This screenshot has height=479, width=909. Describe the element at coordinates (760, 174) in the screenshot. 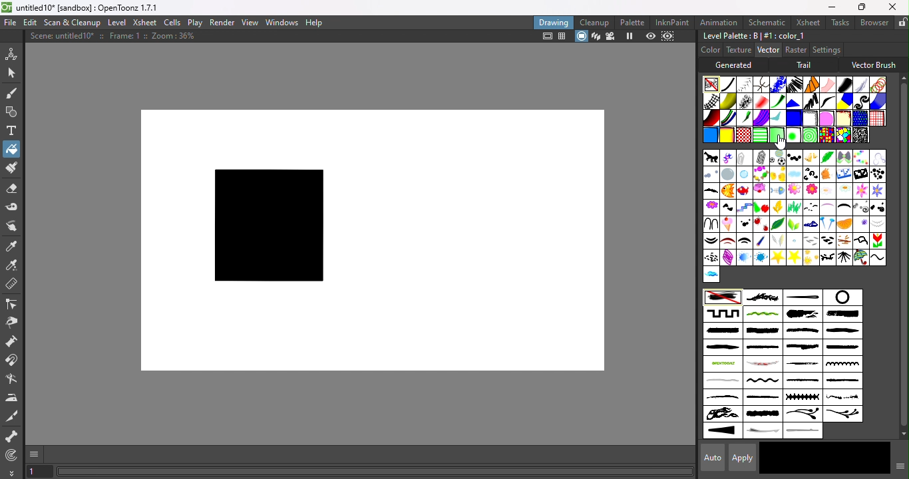

I see `Candy` at that location.